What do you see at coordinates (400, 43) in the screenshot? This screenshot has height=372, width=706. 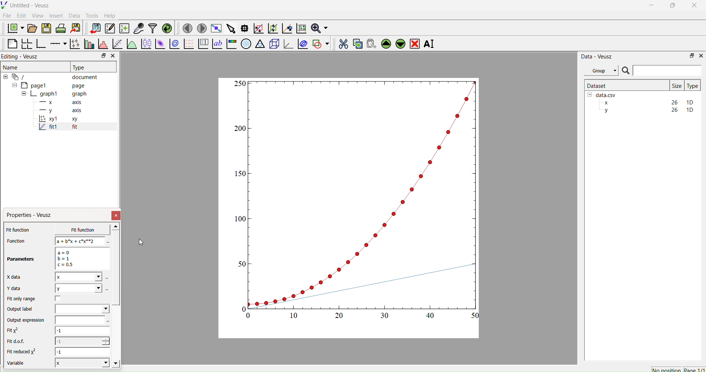 I see `Down` at bounding box center [400, 43].